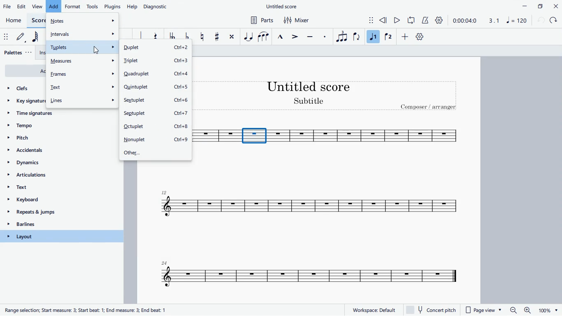 This screenshot has height=316, width=562. Describe the element at coordinates (14, 21) in the screenshot. I see `home` at that location.